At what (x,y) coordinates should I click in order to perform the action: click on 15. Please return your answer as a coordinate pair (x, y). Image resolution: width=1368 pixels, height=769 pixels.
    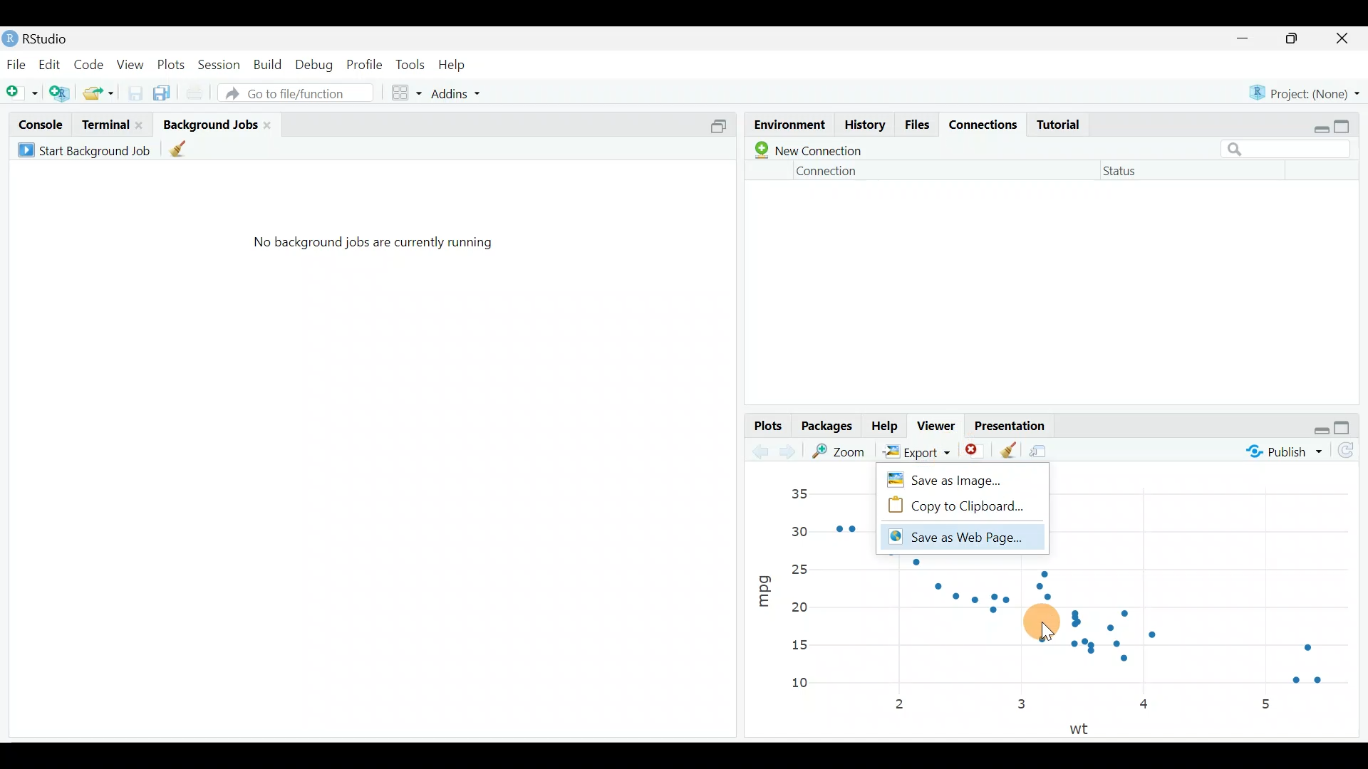
    Looking at the image, I should click on (798, 646).